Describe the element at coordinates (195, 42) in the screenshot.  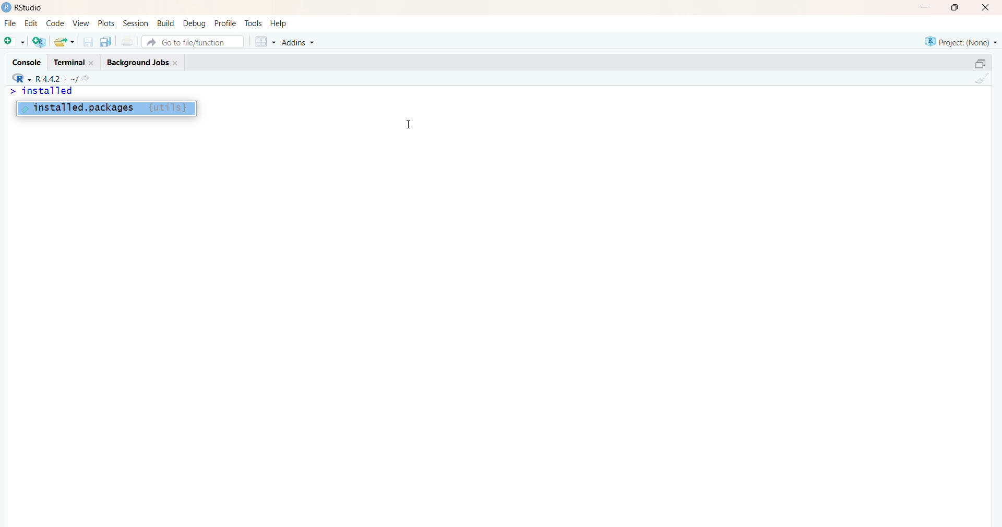
I see `Go to file/function` at that location.